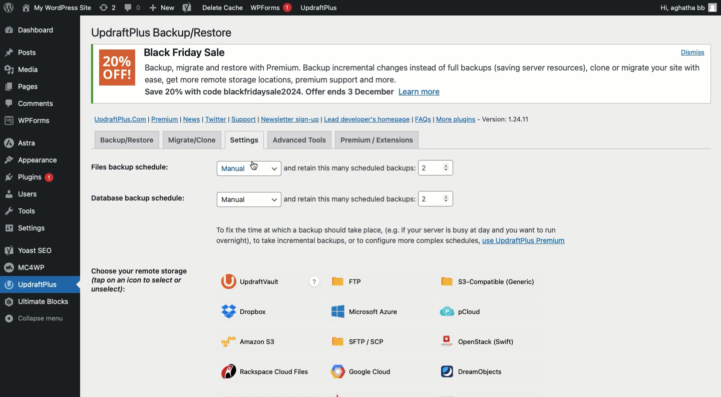  Describe the element at coordinates (23, 69) in the screenshot. I see `Media` at that location.